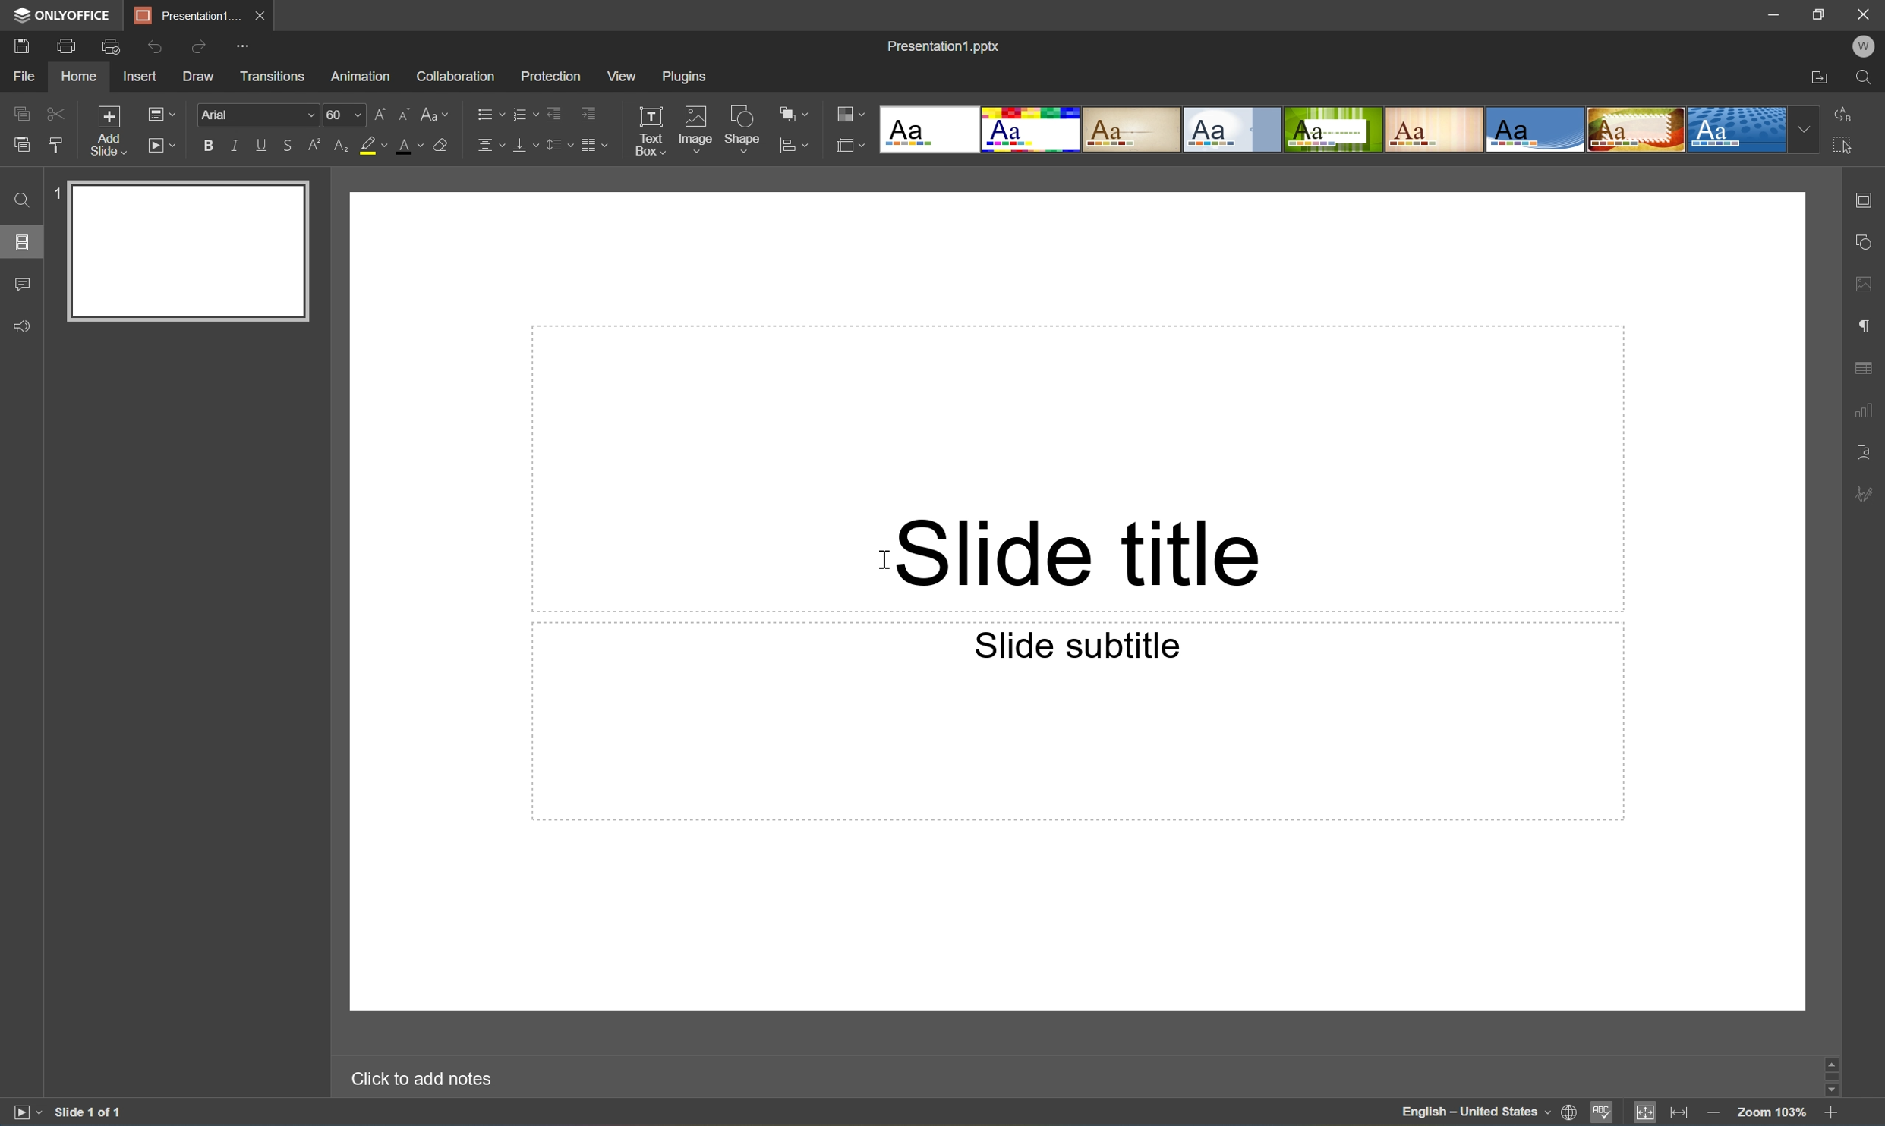 The height and width of the screenshot is (1126, 1885). Describe the element at coordinates (317, 144) in the screenshot. I see `Superscript` at that location.